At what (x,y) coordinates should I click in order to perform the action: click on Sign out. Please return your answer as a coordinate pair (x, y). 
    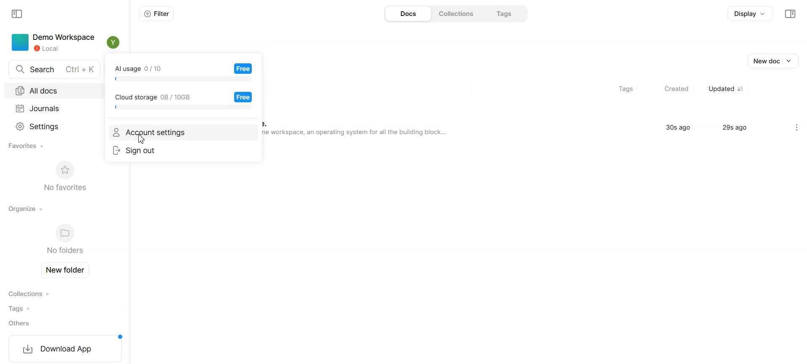
    Looking at the image, I should click on (183, 151).